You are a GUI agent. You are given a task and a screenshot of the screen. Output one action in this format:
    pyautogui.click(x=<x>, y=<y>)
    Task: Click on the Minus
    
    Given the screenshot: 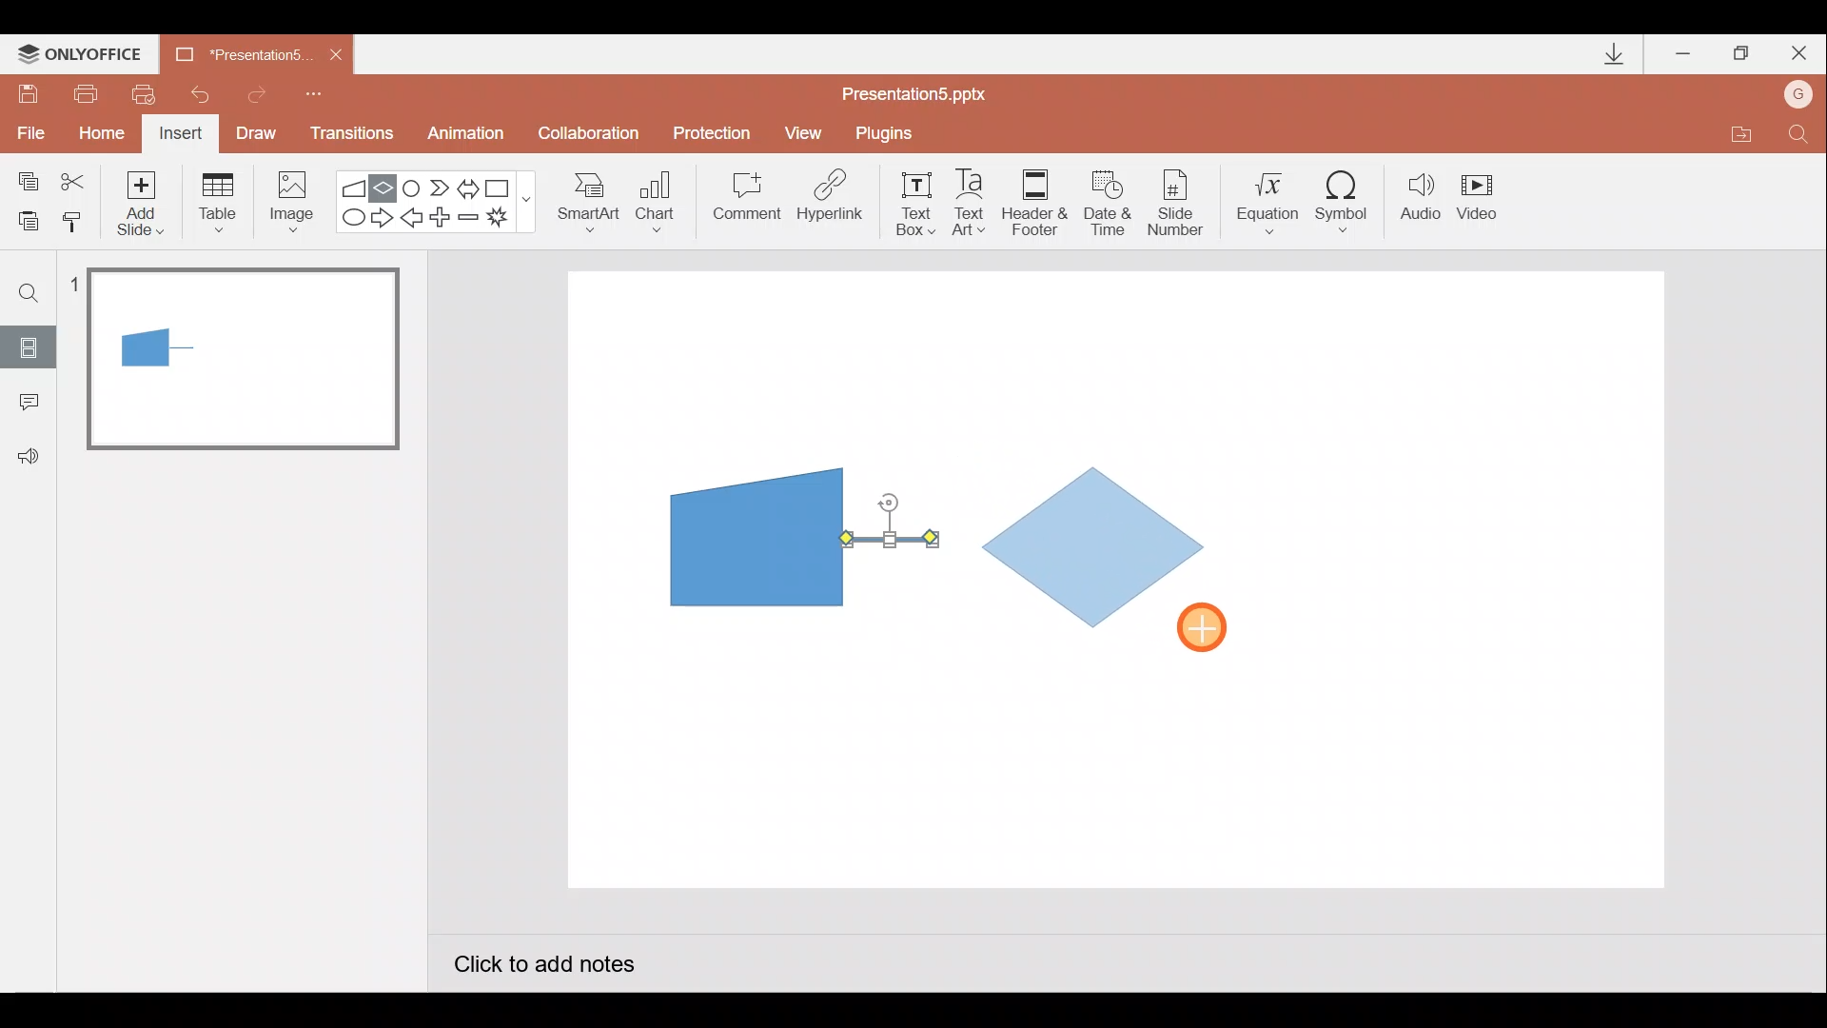 What is the action you would take?
    pyautogui.click(x=470, y=221)
    